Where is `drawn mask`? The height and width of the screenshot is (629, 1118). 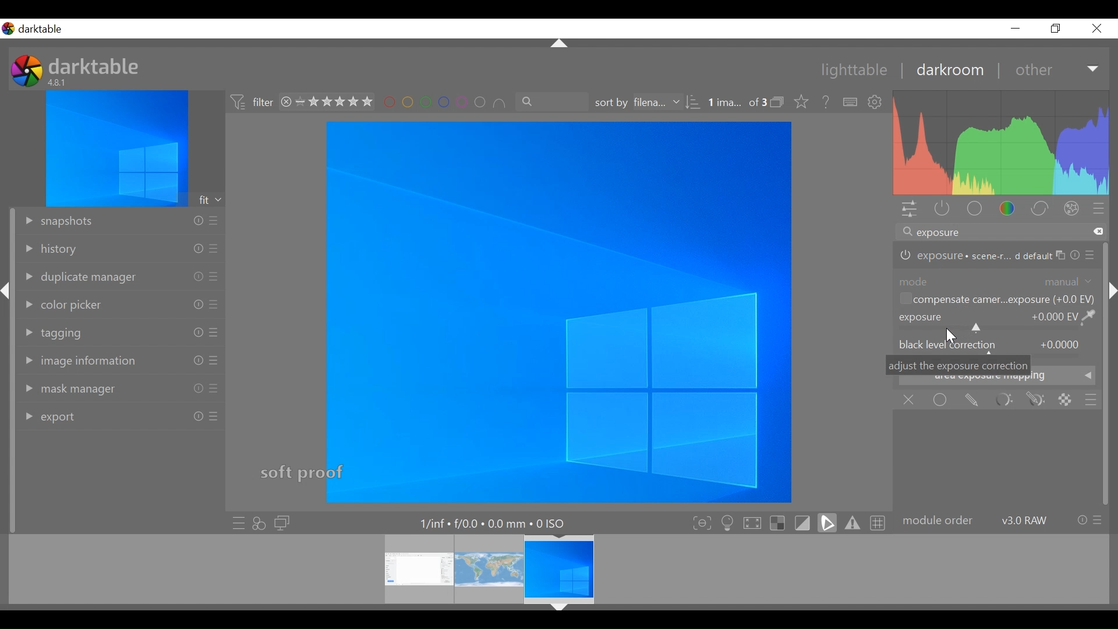
drawn mask is located at coordinates (972, 401).